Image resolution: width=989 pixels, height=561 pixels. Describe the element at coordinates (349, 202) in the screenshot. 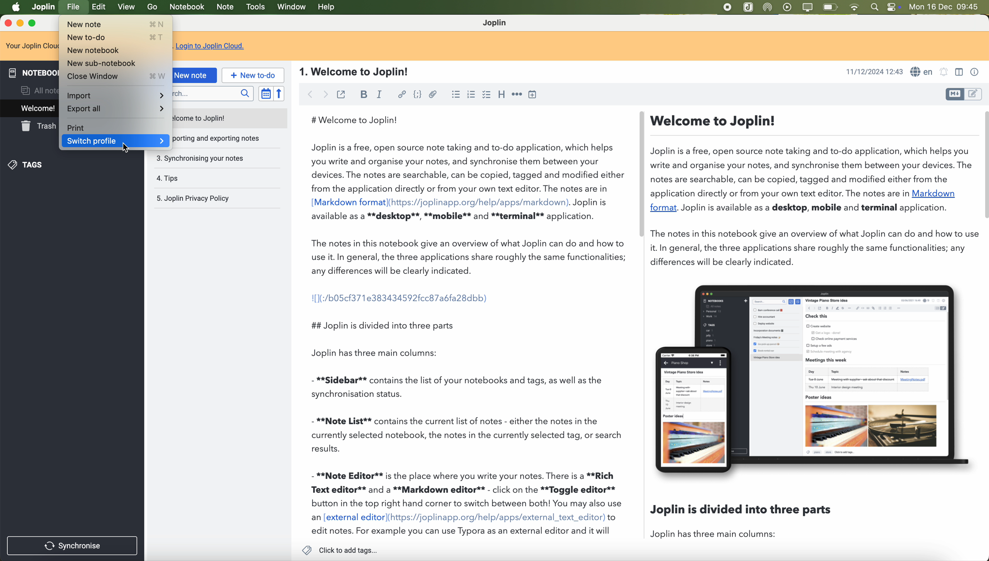

I see `[Markdown format]` at that location.